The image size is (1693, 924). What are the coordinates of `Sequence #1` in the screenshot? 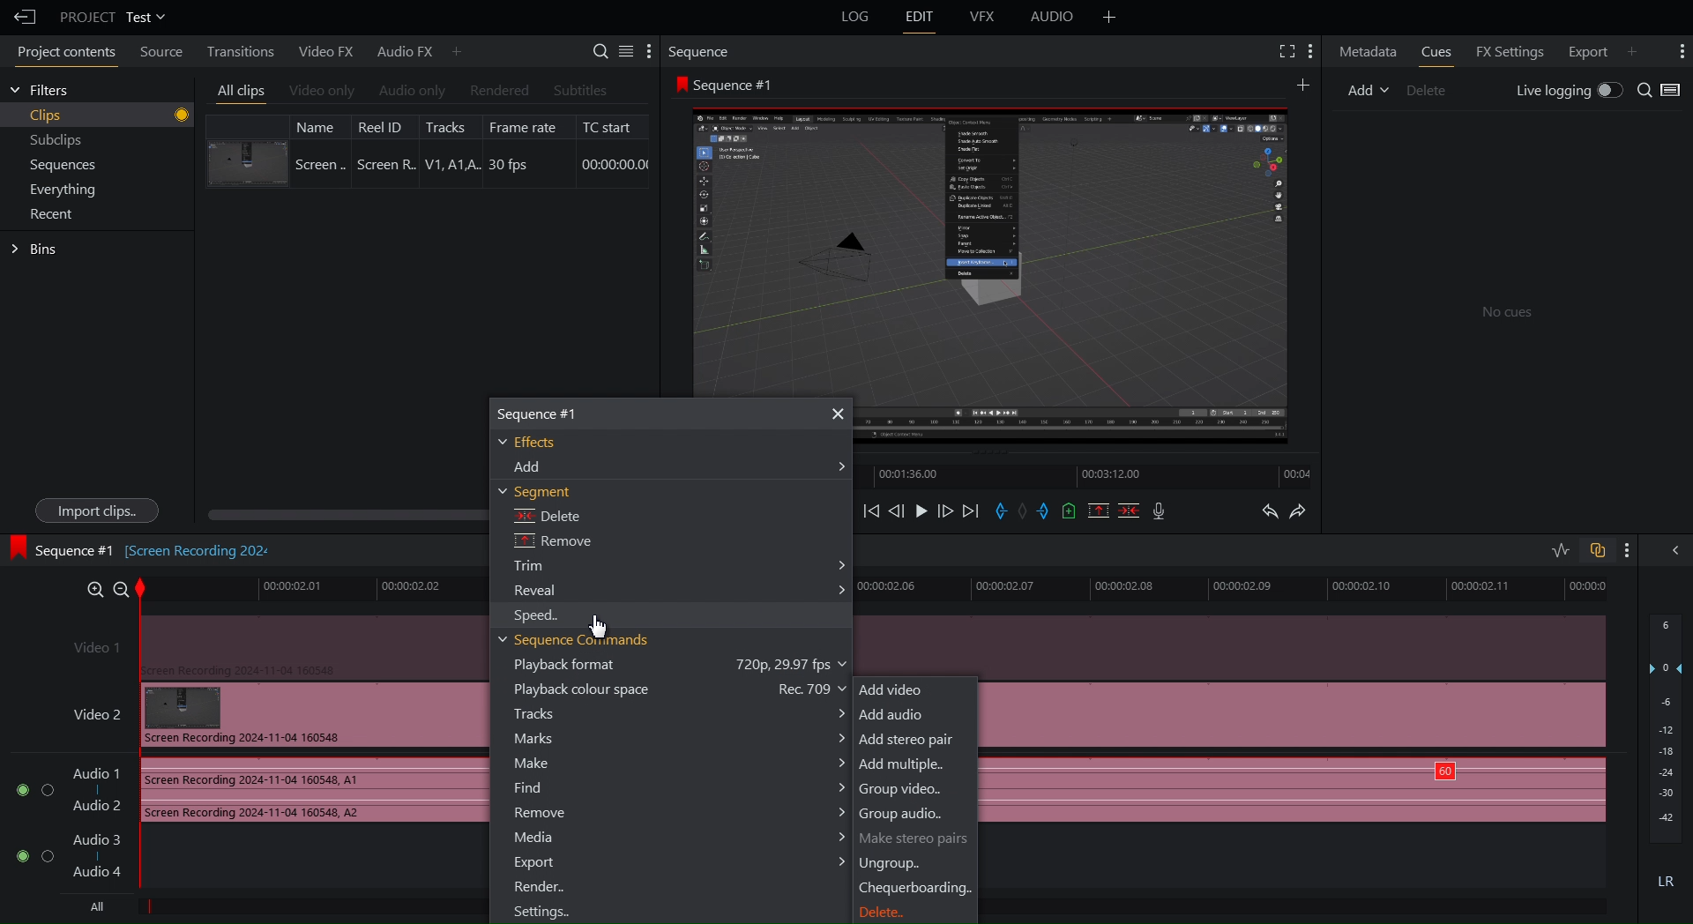 It's located at (728, 85).